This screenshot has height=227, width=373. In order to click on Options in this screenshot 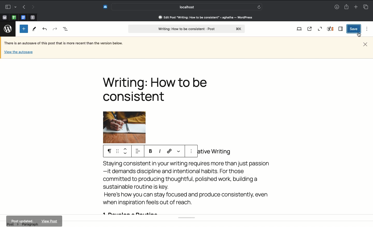, I will do `click(366, 29)`.